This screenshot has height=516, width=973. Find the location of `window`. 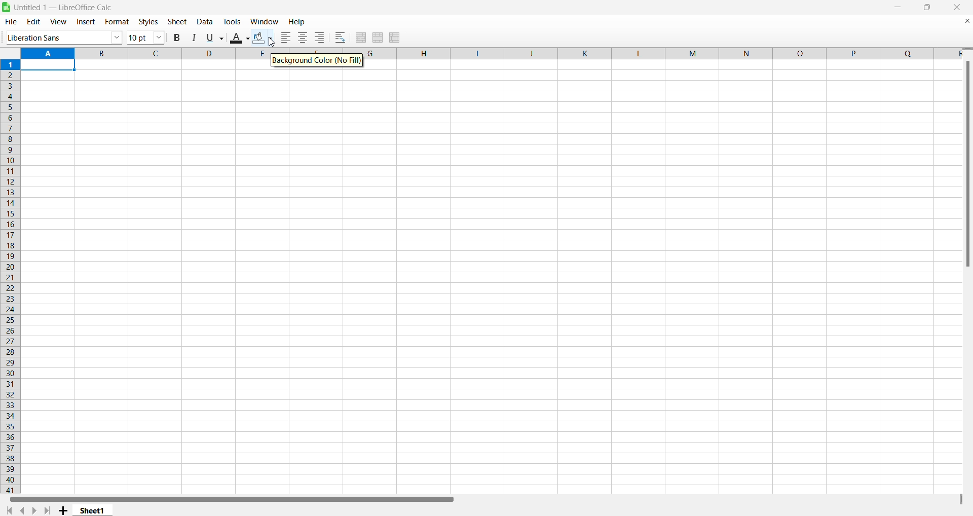

window is located at coordinates (262, 21).